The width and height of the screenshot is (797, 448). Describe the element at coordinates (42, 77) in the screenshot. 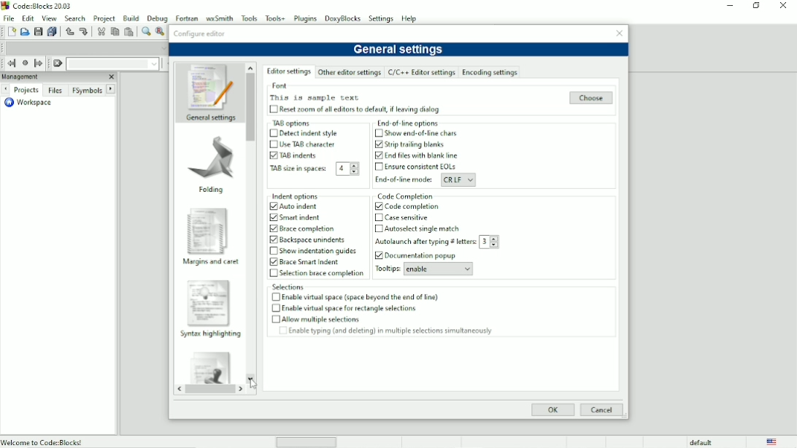

I see `Managment` at that location.